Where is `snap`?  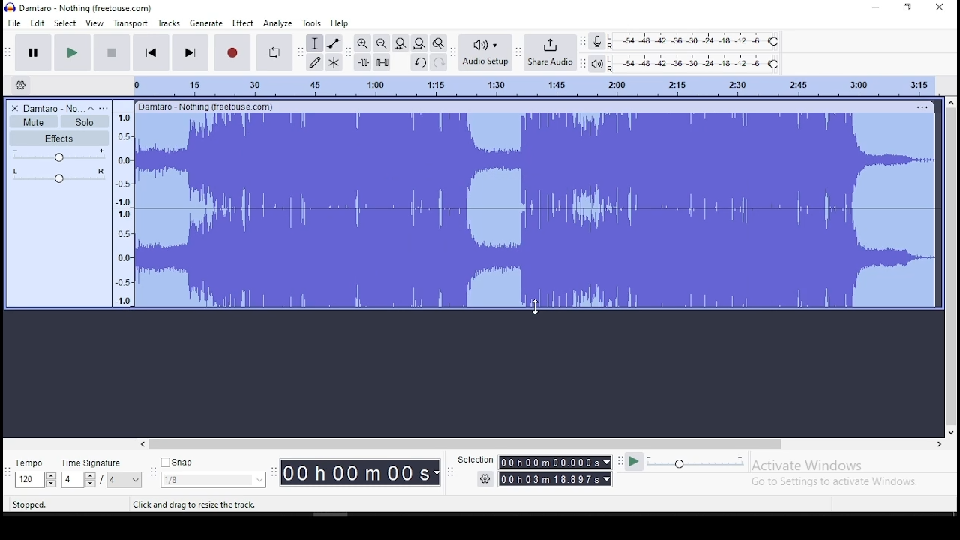
snap is located at coordinates (214, 461).